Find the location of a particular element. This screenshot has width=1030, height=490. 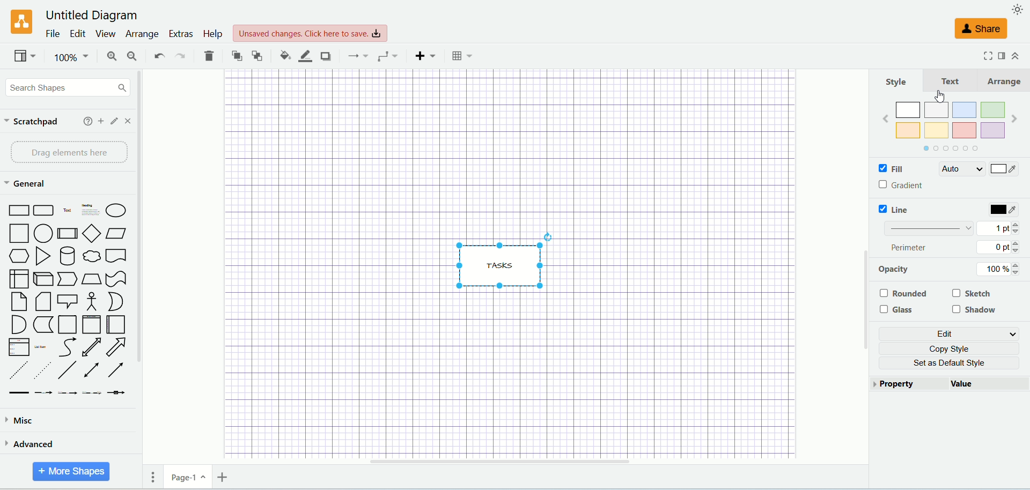

file is located at coordinates (51, 34).